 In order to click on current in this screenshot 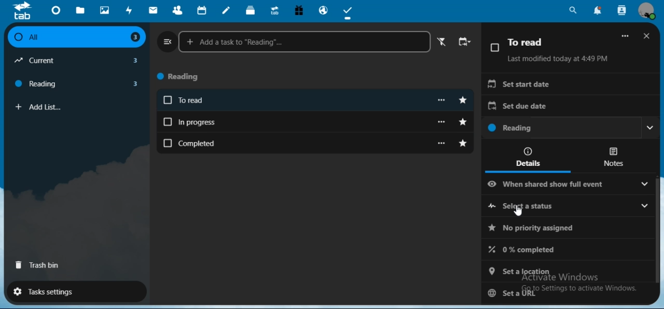, I will do `click(79, 61)`.